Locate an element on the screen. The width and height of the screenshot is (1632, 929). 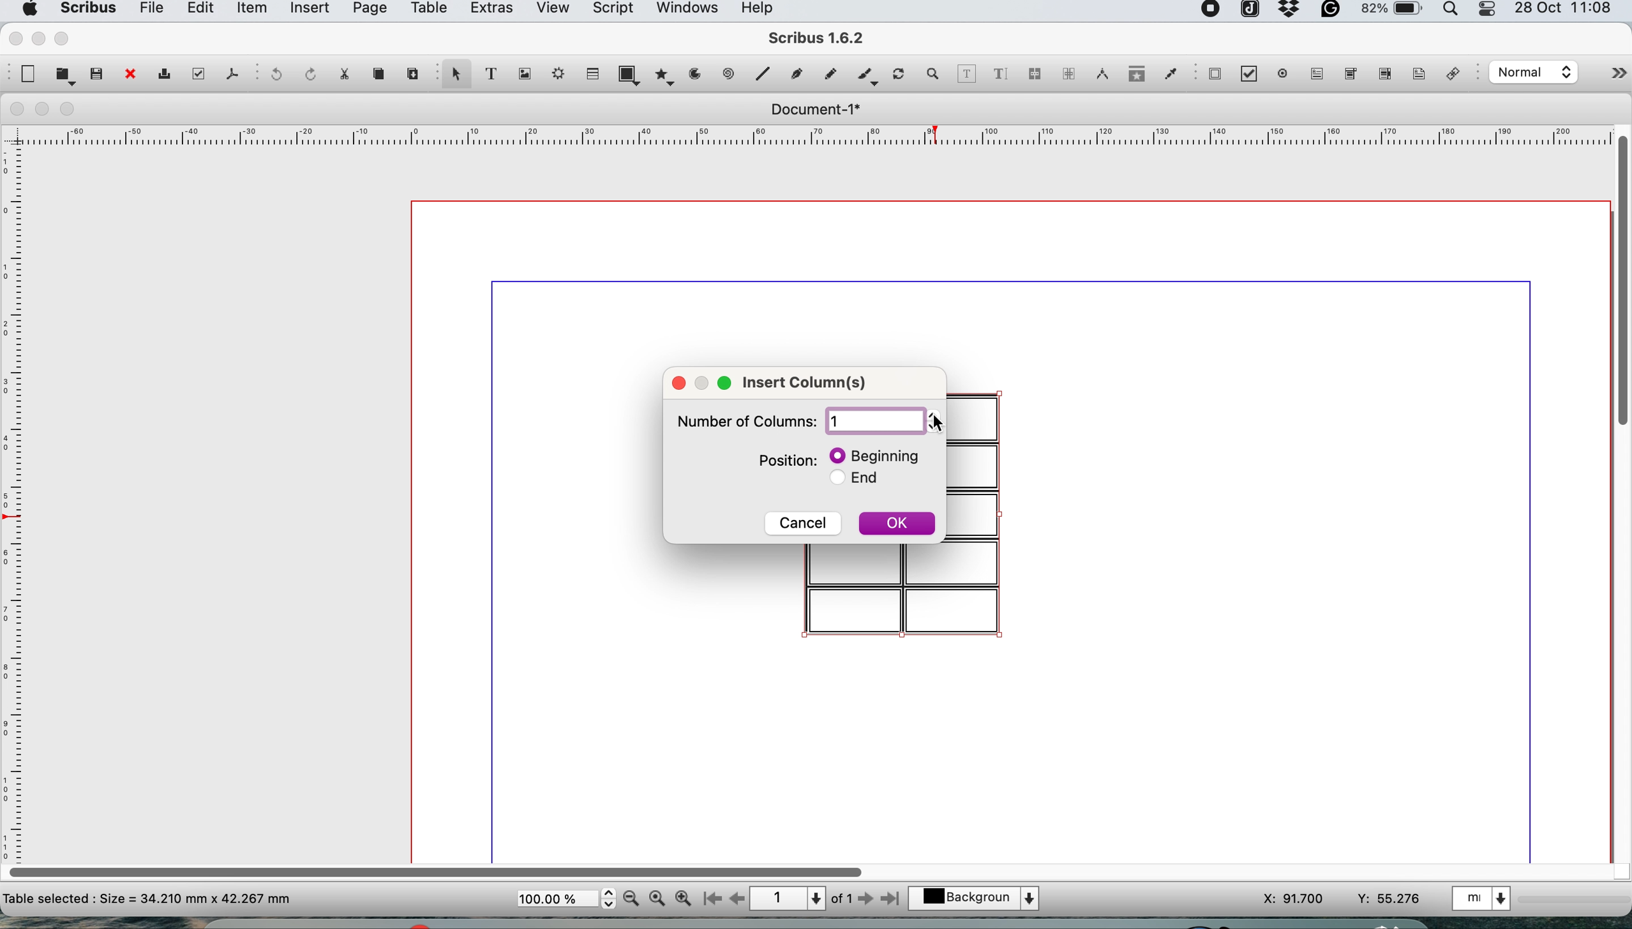
save is located at coordinates (98, 73).